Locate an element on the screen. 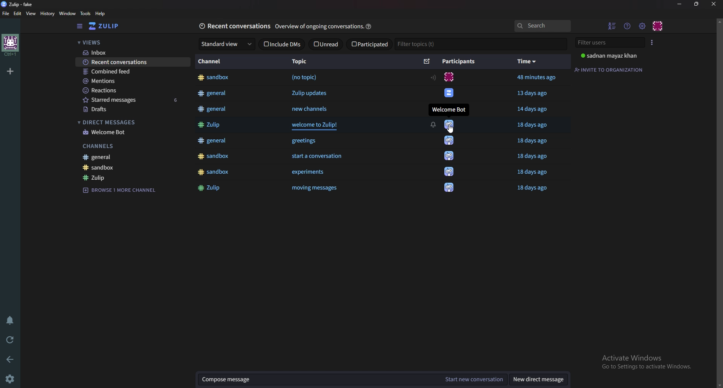   is located at coordinates (317, 188).